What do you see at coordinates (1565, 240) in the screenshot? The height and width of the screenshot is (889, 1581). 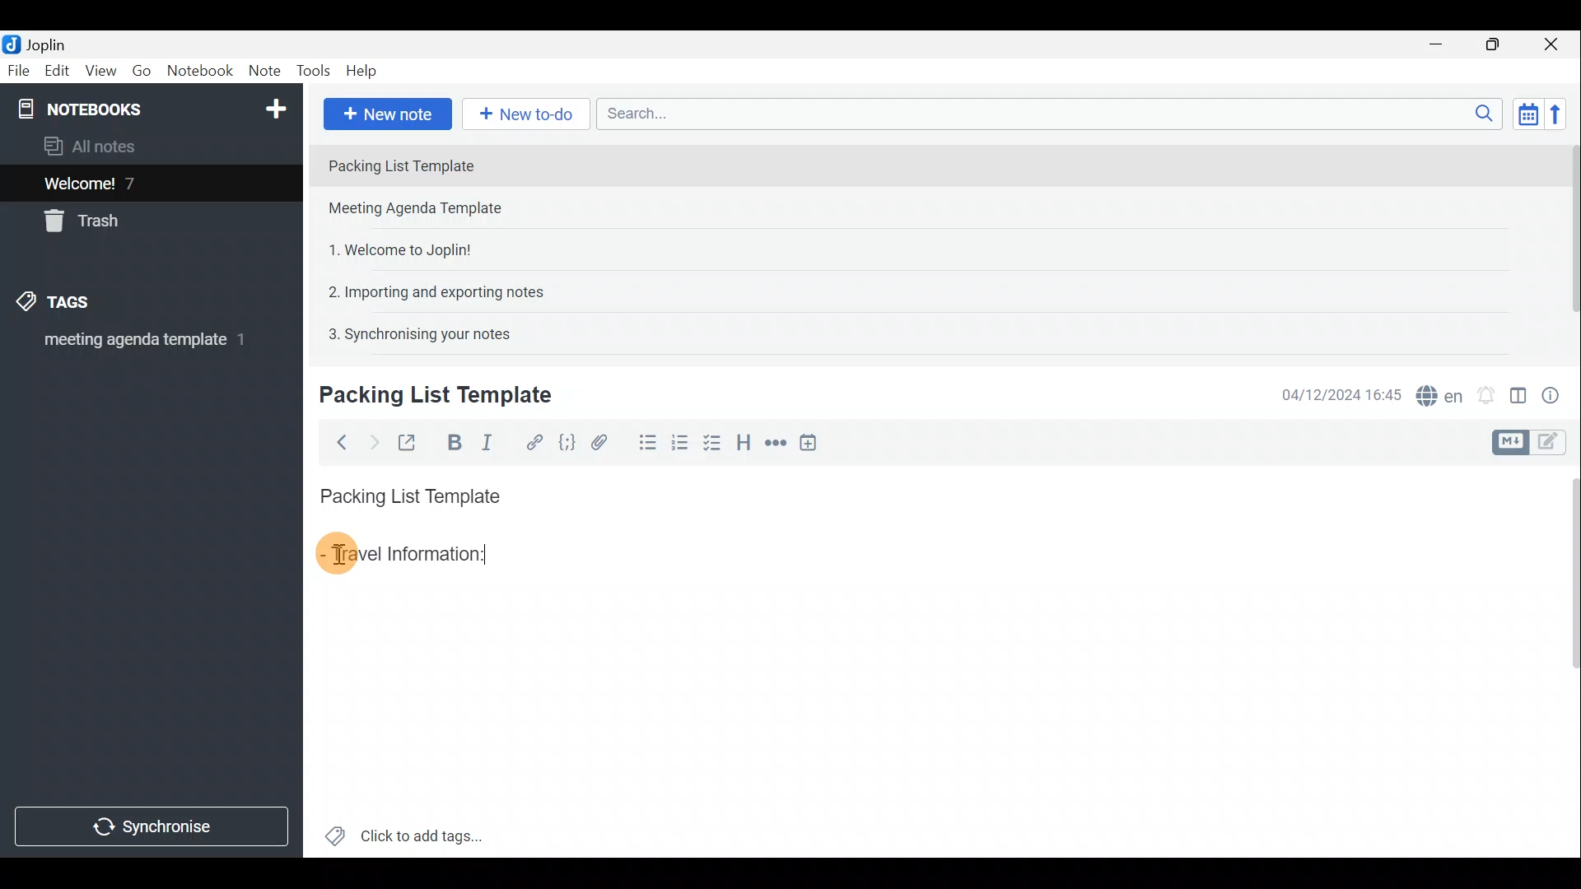 I see `Scroll bar` at bounding box center [1565, 240].